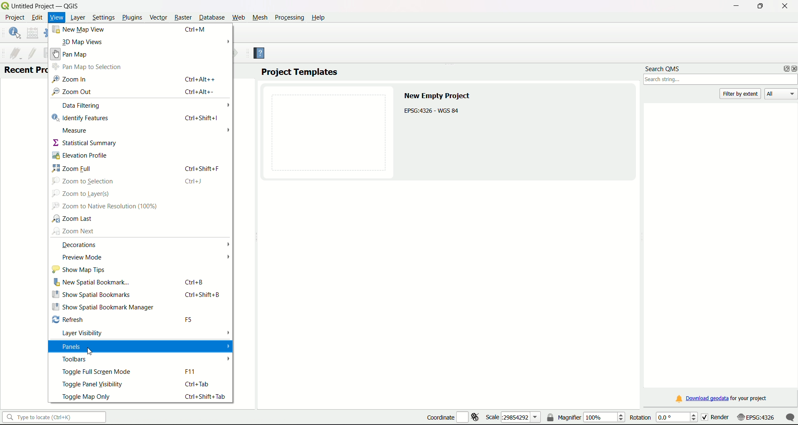 The height and width of the screenshot is (425, 798). I want to click on All, so click(781, 94).